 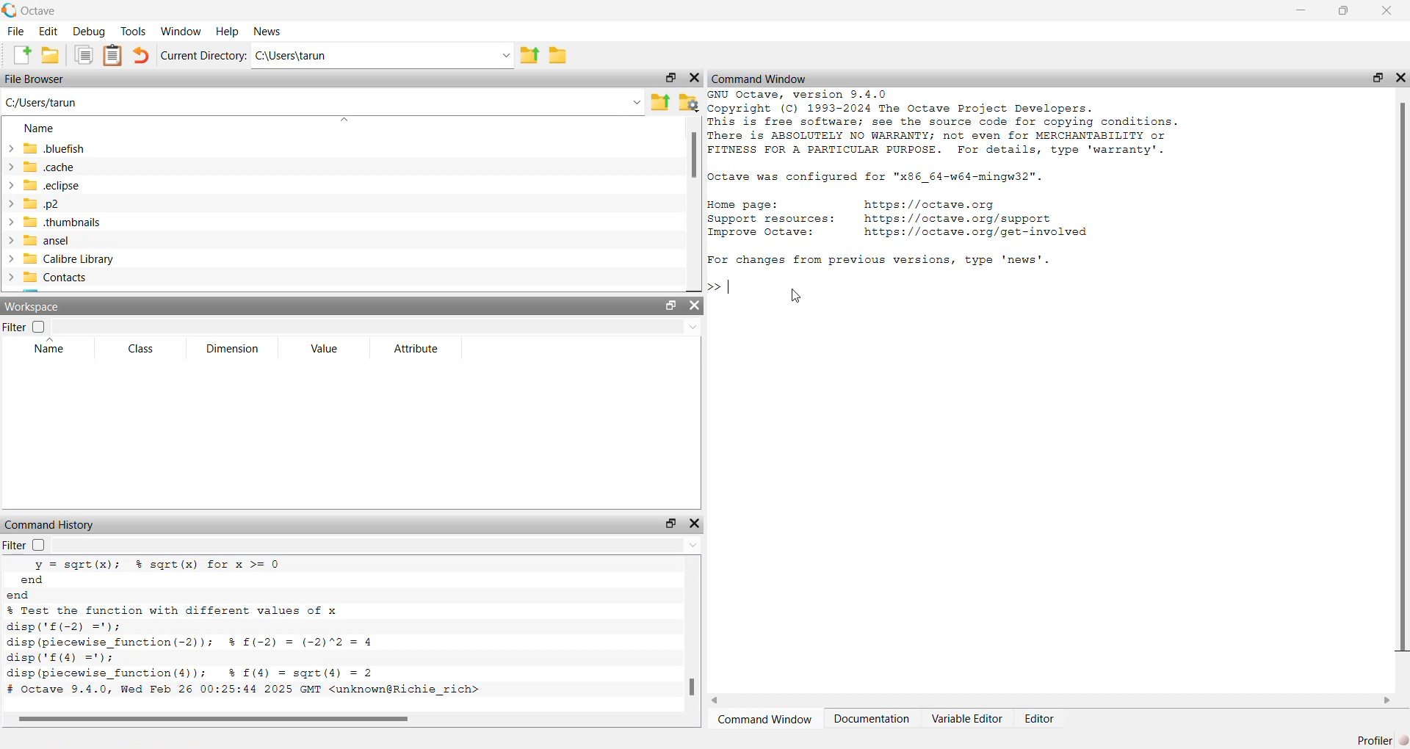 What do you see at coordinates (181, 30) in the screenshot?
I see `Window` at bounding box center [181, 30].